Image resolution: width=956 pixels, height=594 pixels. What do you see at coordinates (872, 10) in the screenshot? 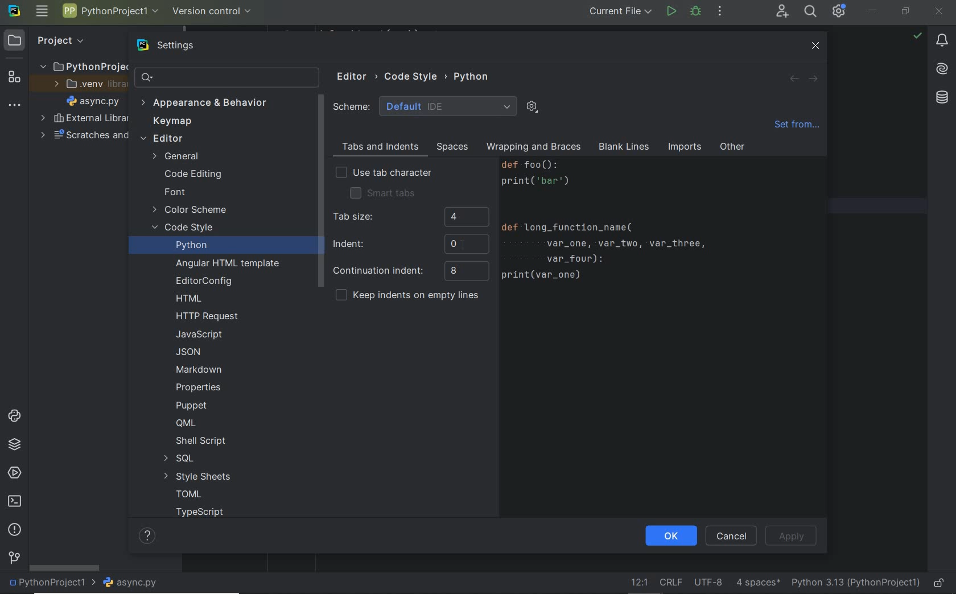
I see `minimize` at bounding box center [872, 10].